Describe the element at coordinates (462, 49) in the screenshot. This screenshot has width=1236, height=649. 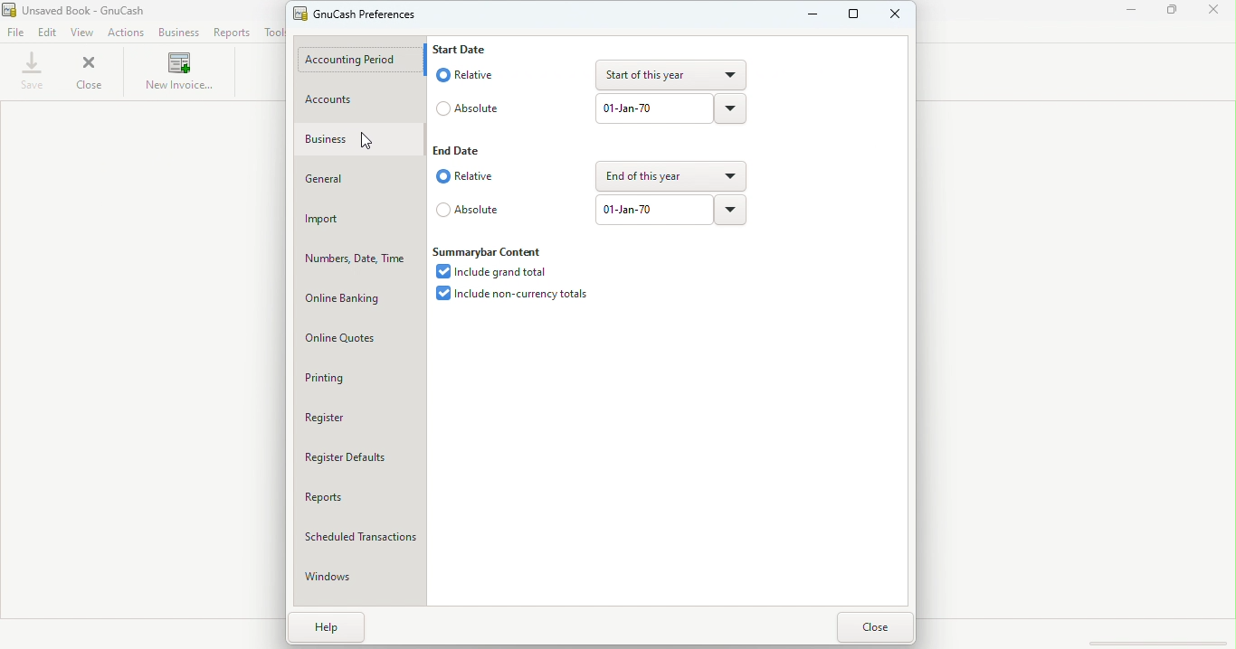
I see `Start date` at that location.